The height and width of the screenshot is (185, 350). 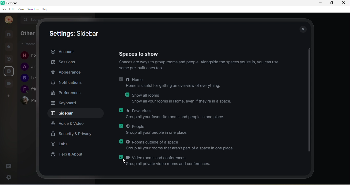 I want to click on text, so click(x=28, y=73).